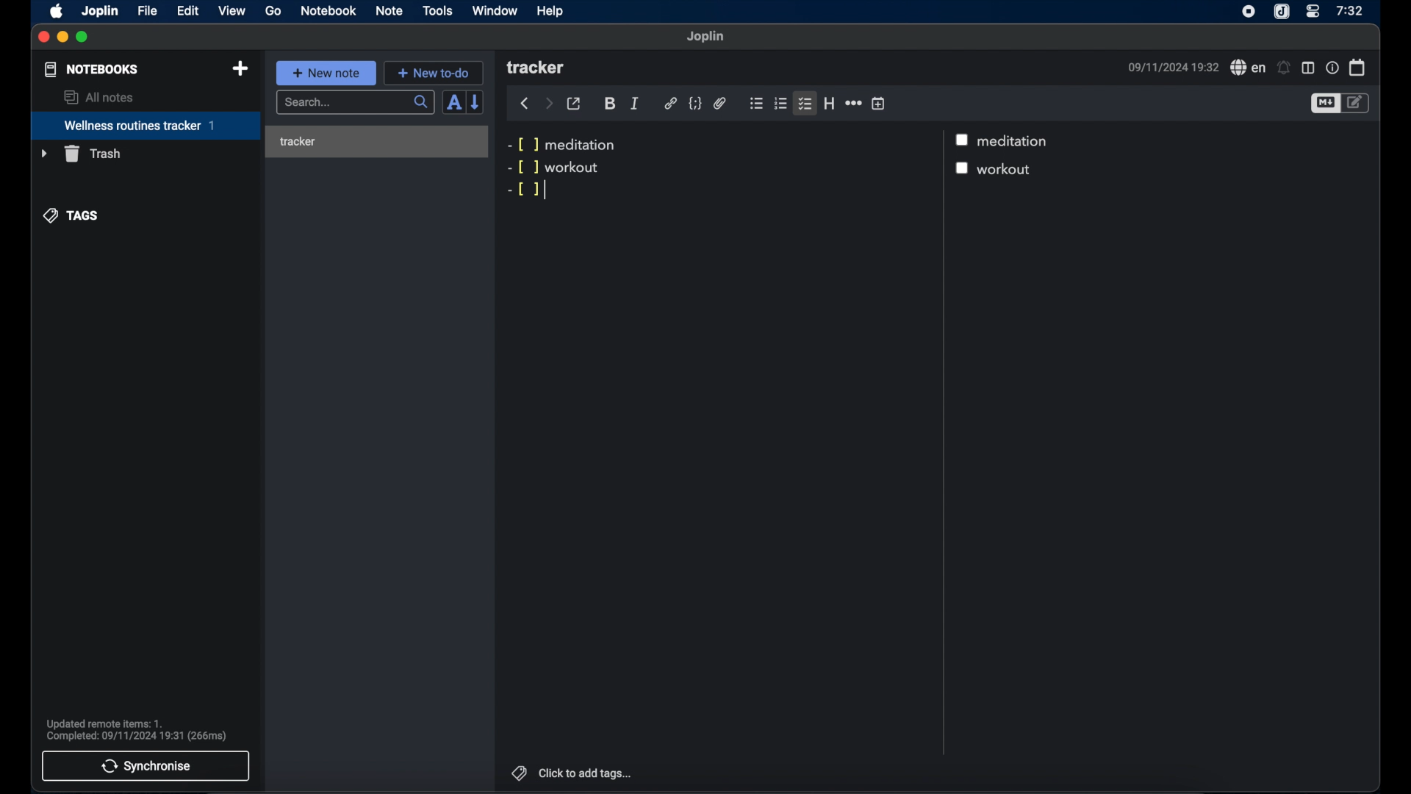 The width and height of the screenshot is (1411, 794). What do you see at coordinates (1332, 67) in the screenshot?
I see `note properties` at bounding box center [1332, 67].